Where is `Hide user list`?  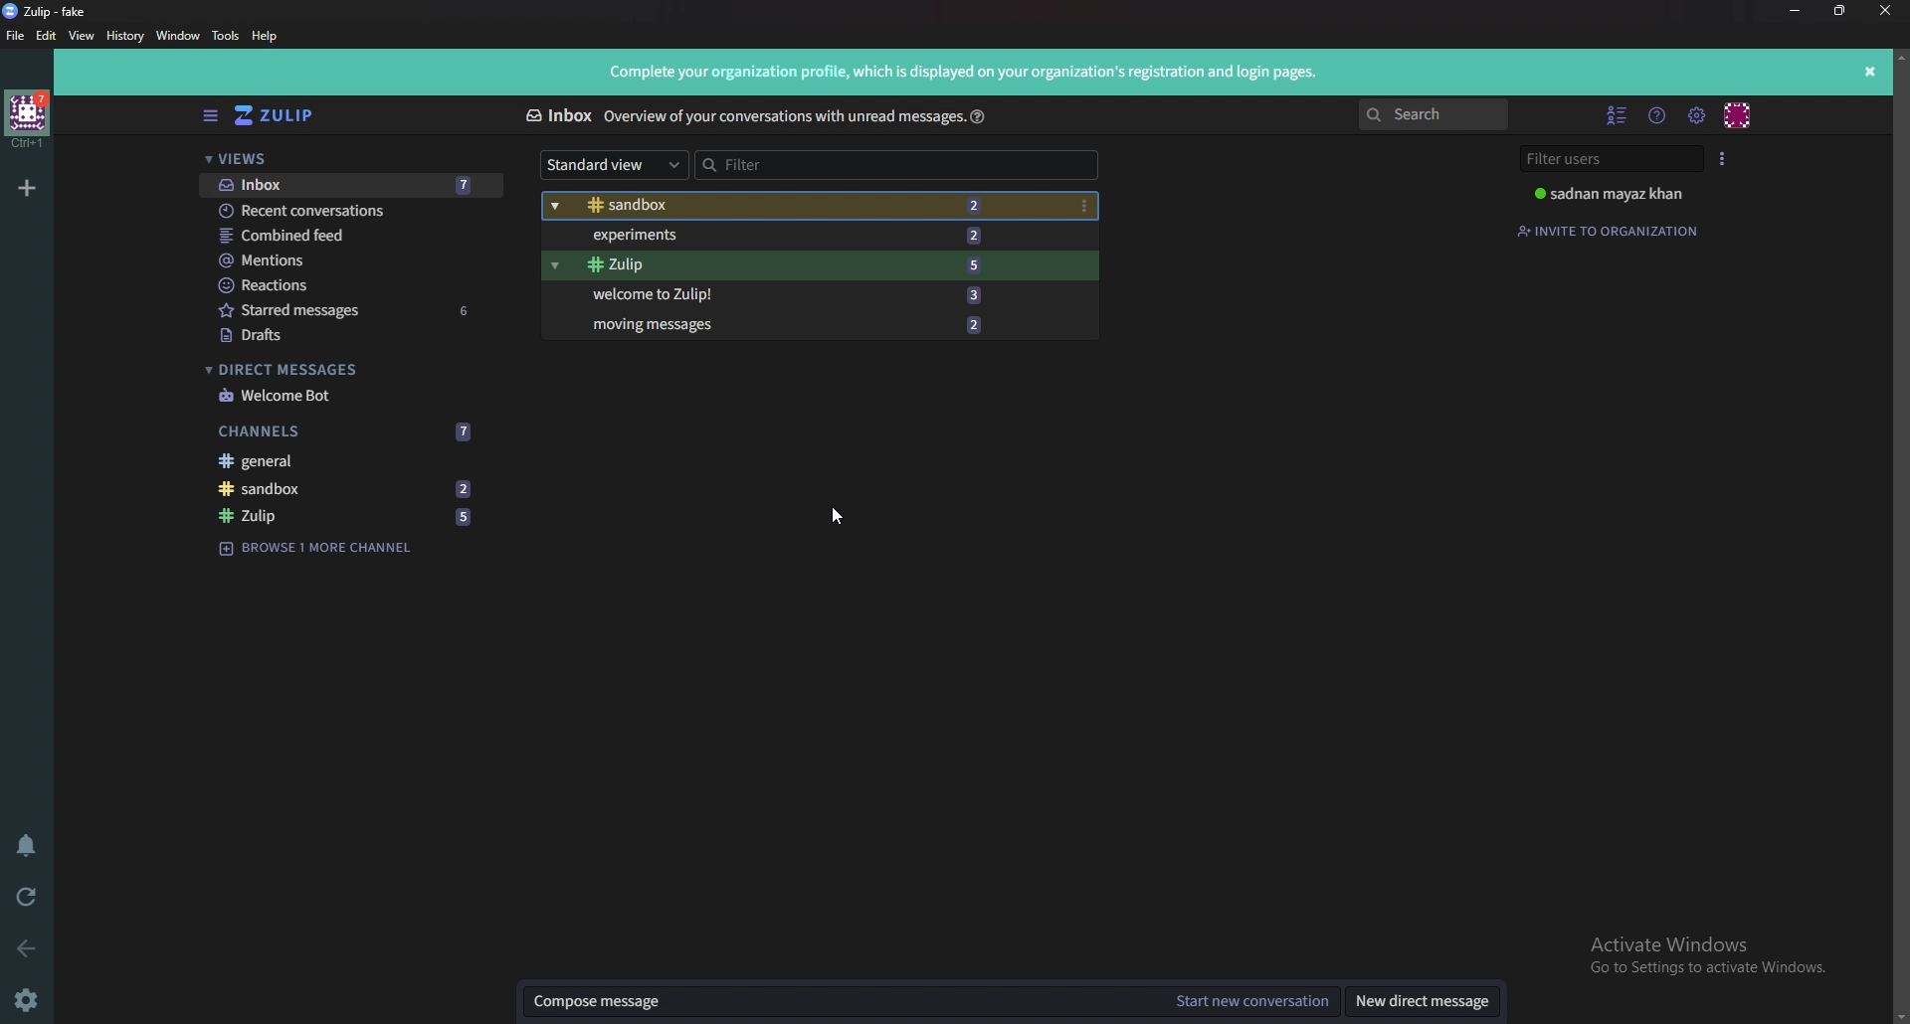
Hide user list is located at coordinates (1618, 116).